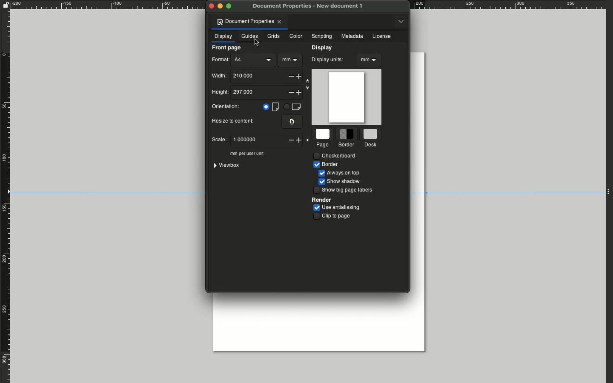 The width and height of the screenshot is (613, 383). Describe the element at coordinates (309, 6) in the screenshot. I see `Document properties - new document 1` at that location.